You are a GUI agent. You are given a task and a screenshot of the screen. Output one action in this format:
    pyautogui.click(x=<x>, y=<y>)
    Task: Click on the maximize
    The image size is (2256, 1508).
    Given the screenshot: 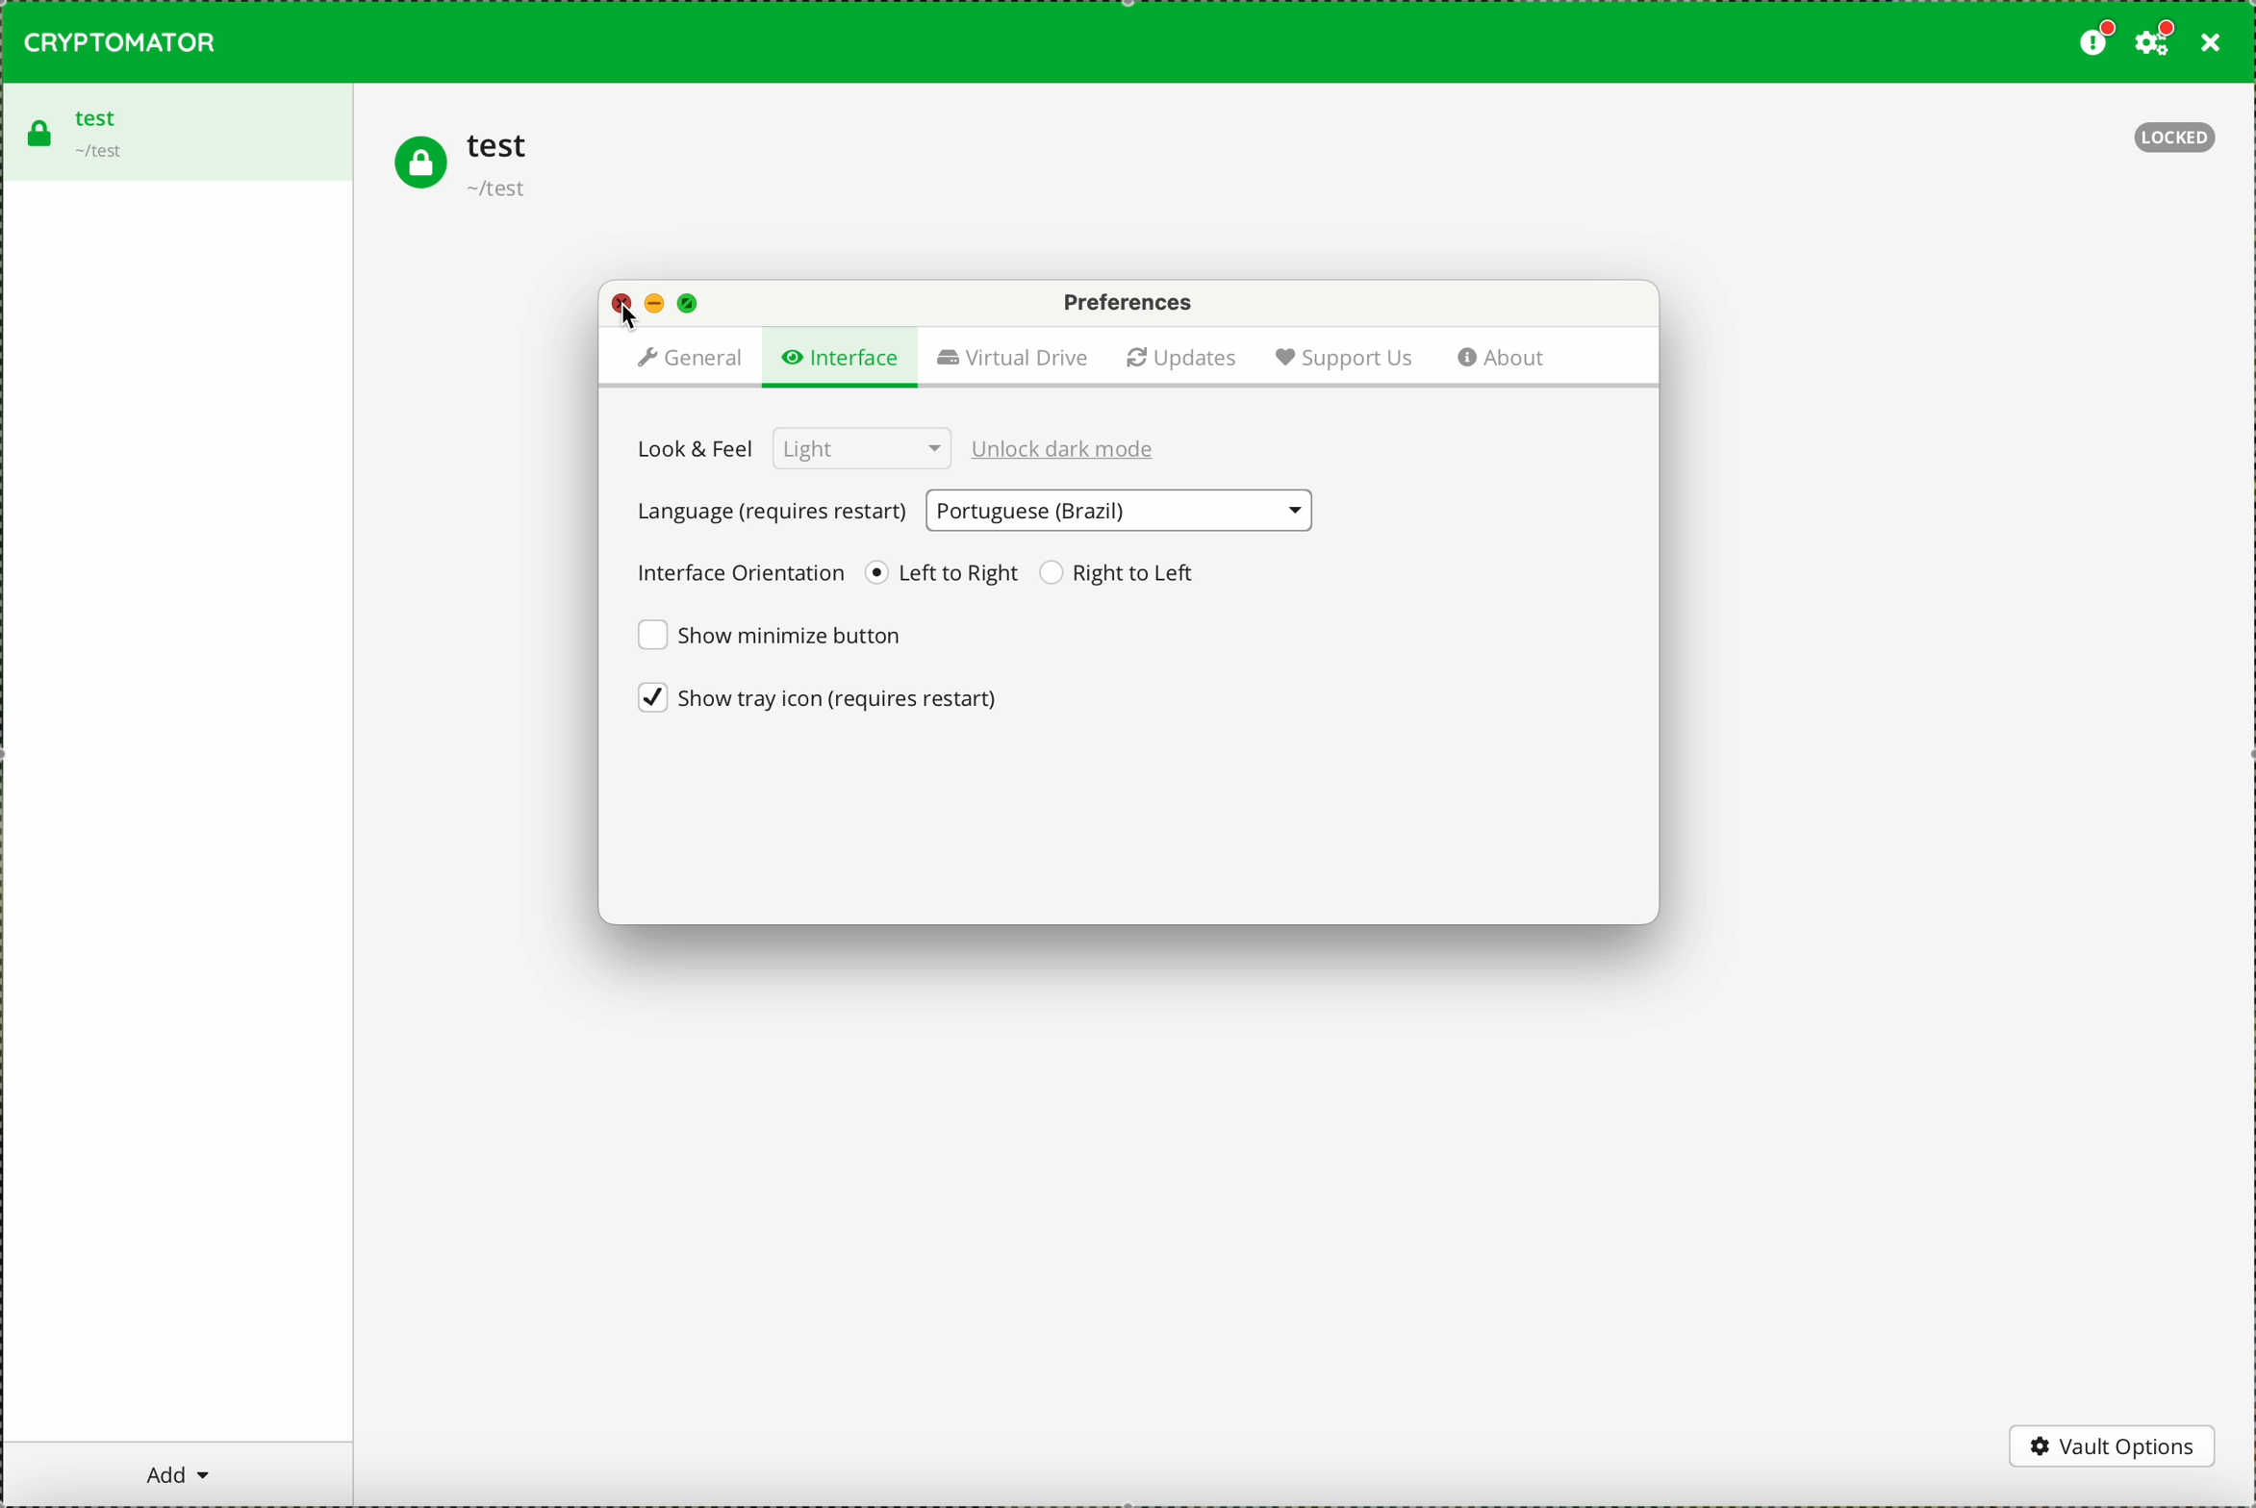 What is the action you would take?
    pyautogui.click(x=691, y=307)
    